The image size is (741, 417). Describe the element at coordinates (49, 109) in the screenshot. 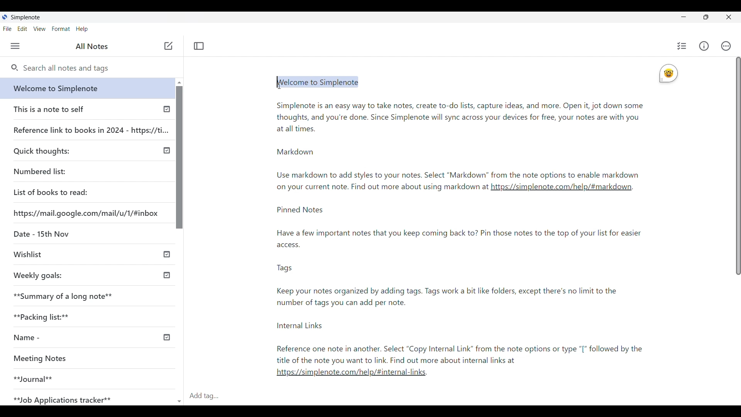

I see `This is a note to self` at that location.